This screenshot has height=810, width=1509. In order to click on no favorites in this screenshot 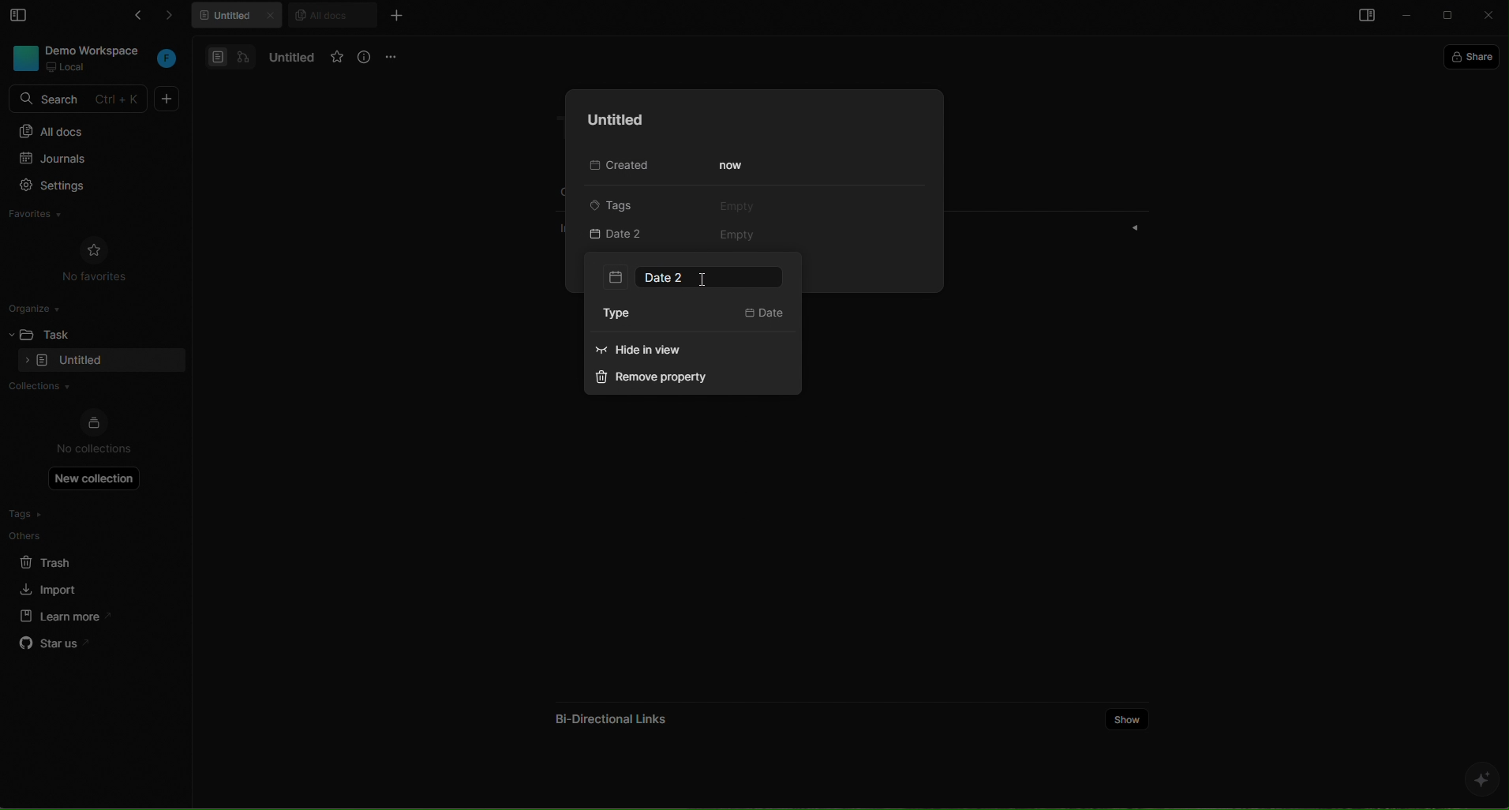, I will do `click(95, 257)`.